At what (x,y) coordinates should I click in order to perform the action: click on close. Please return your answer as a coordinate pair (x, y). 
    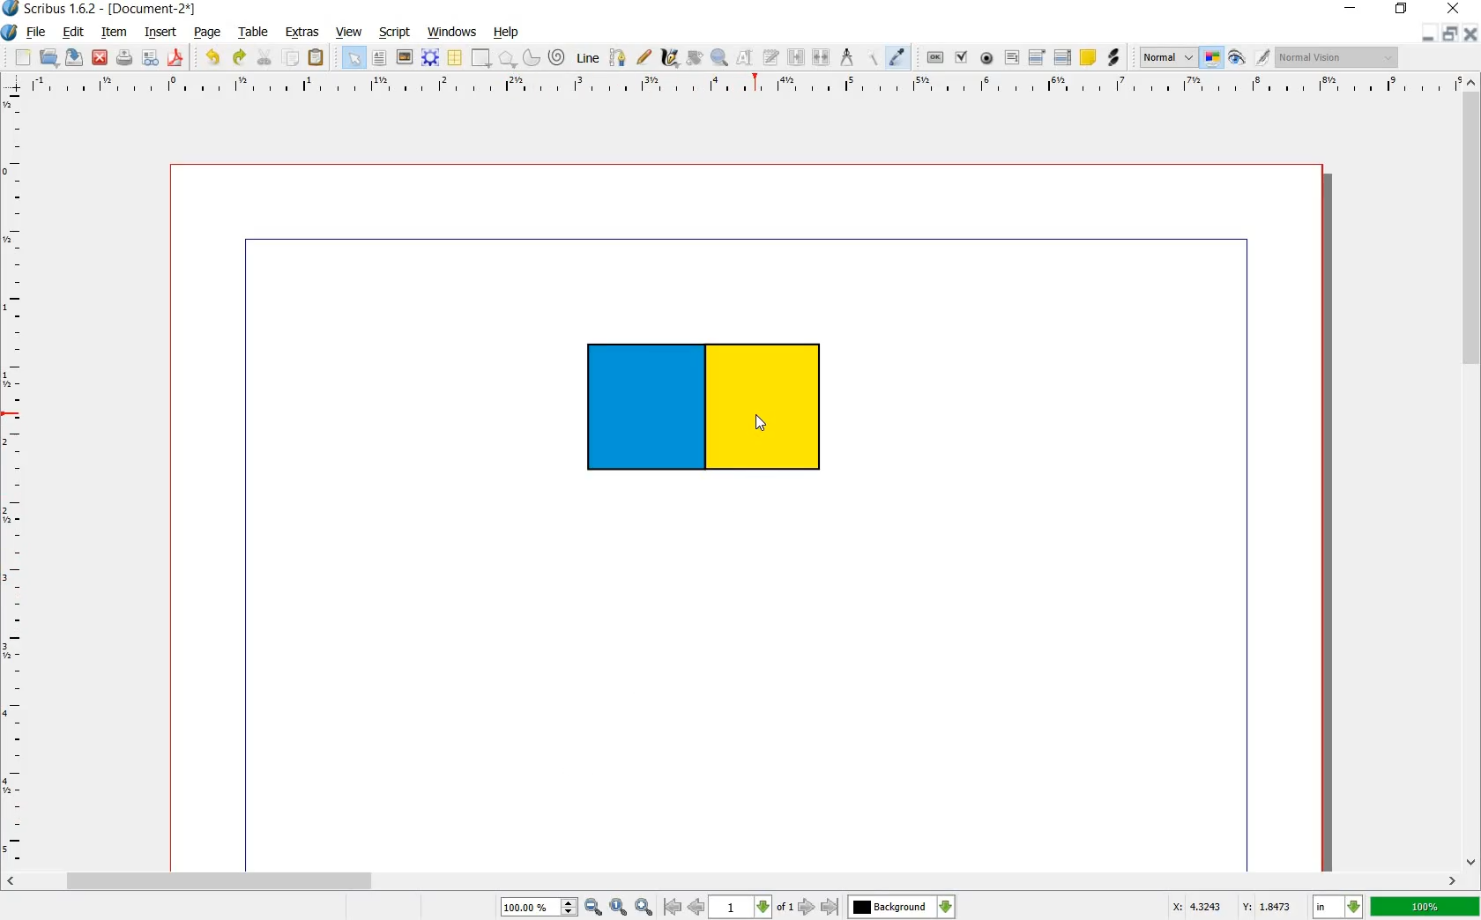
    Looking at the image, I should click on (1472, 33).